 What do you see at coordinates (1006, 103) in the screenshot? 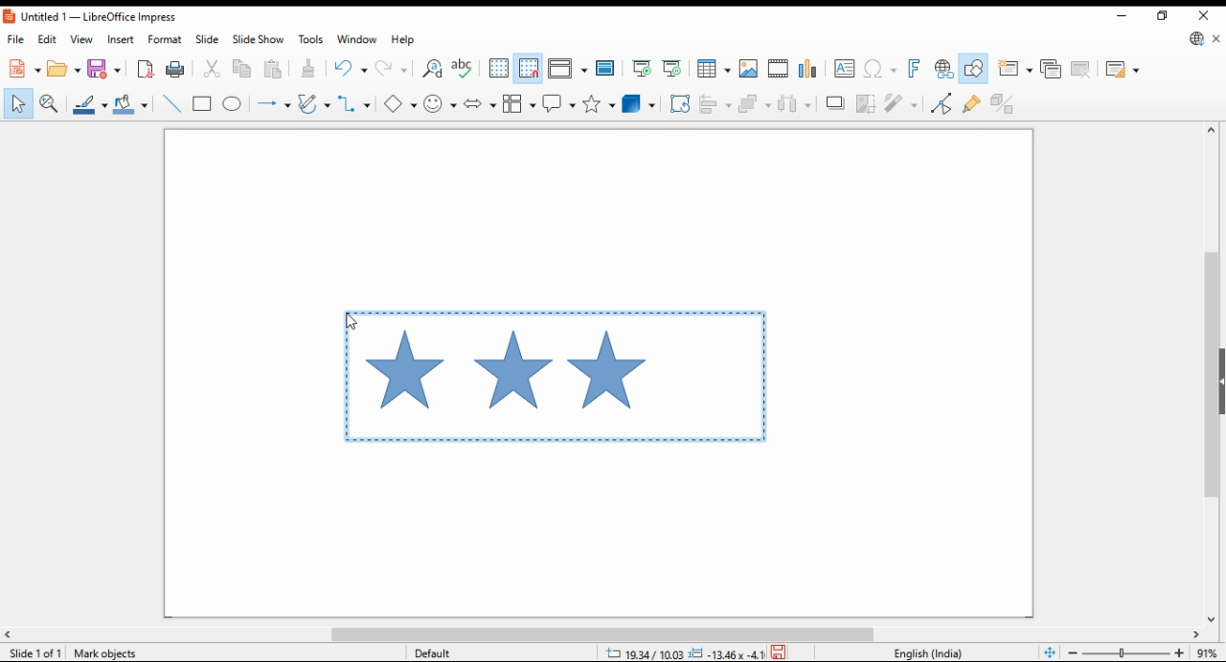
I see `toggle extrusions` at bounding box center [1006, 103].